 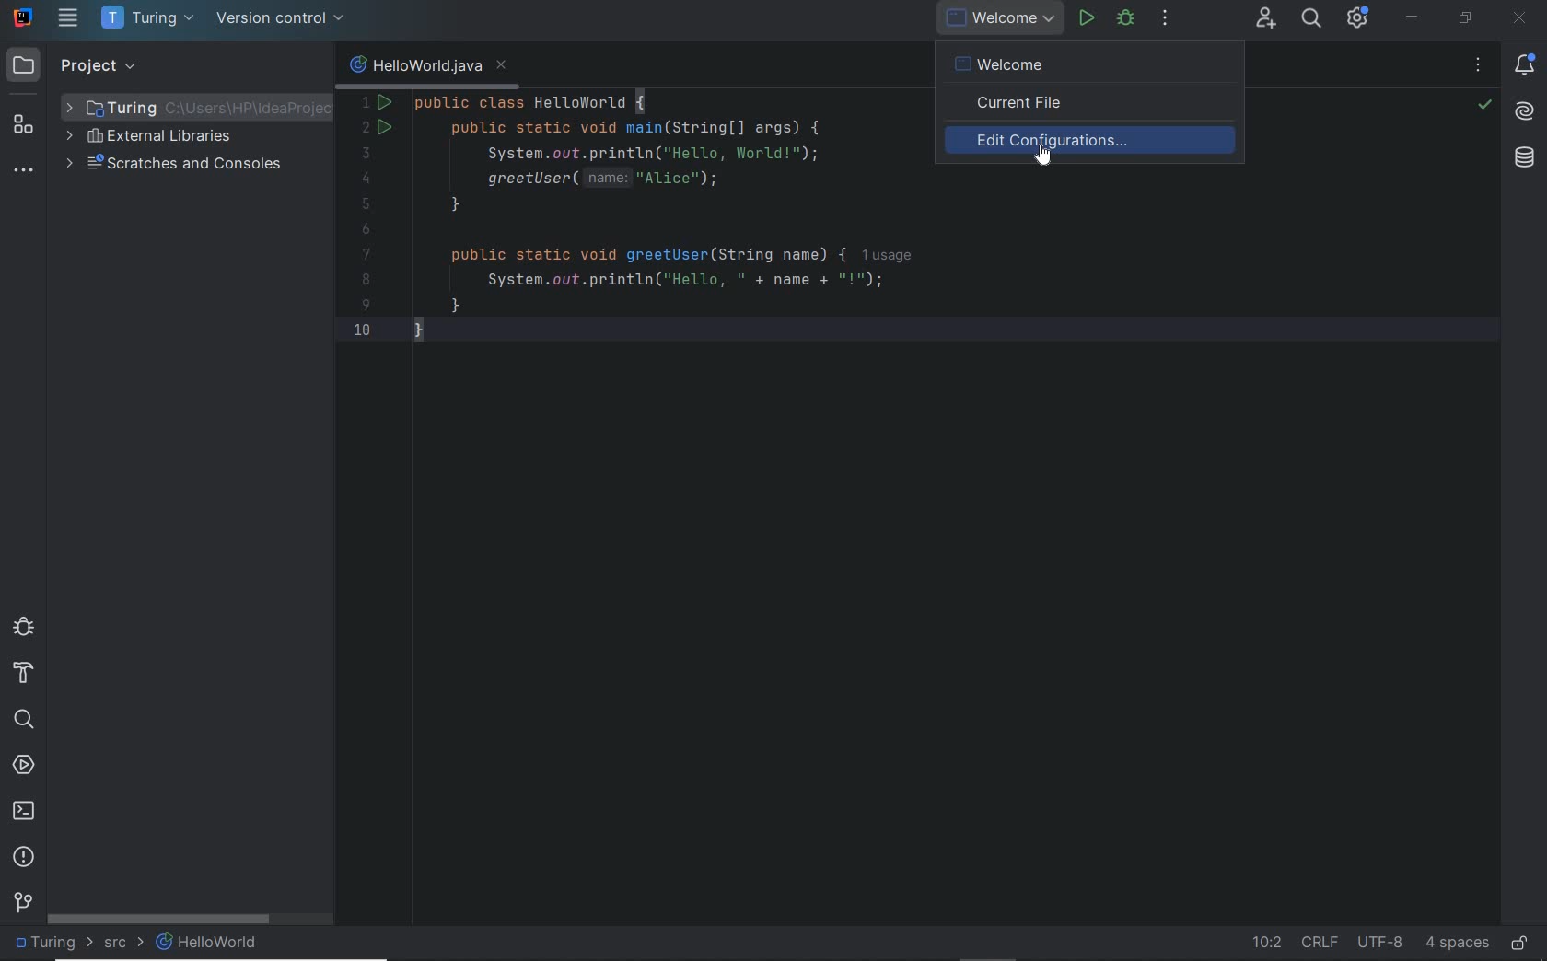 I want to click on RESTORE DOWN, so click(x=1466, y=17).